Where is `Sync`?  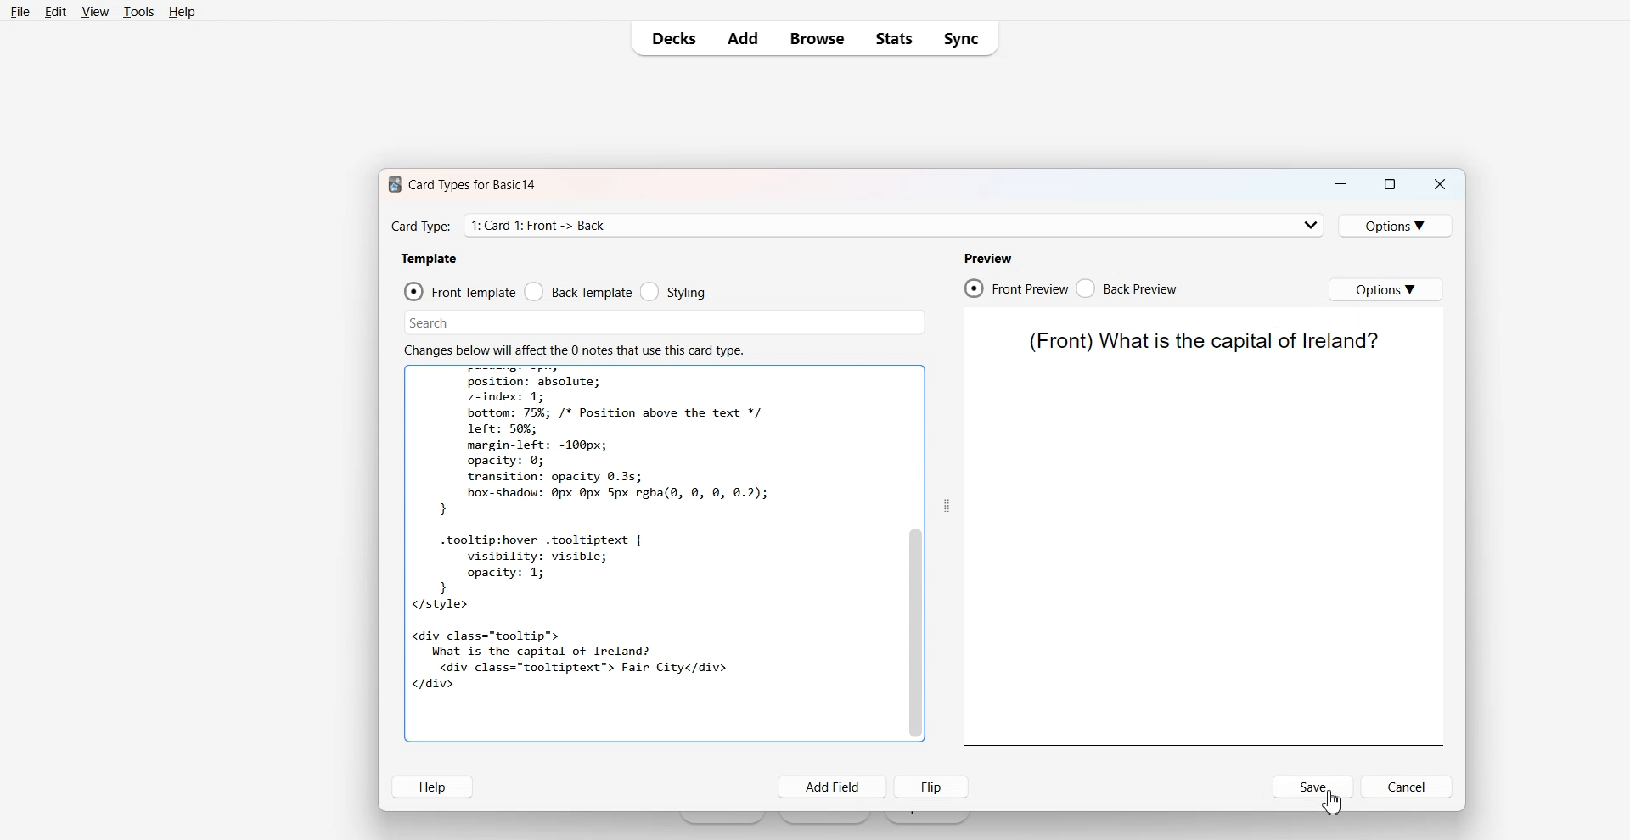 Sync is located at coordinates (964, 38).